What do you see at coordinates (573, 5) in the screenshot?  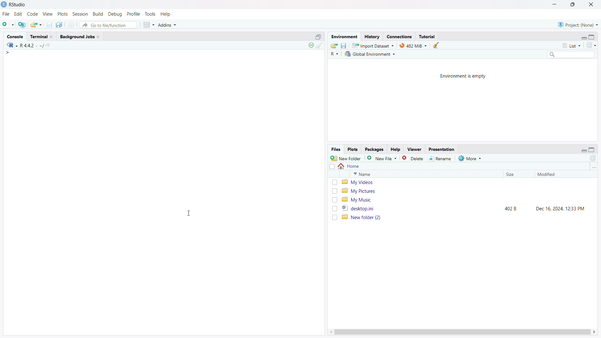 I see `maximize` at bounding box center [573, 5].